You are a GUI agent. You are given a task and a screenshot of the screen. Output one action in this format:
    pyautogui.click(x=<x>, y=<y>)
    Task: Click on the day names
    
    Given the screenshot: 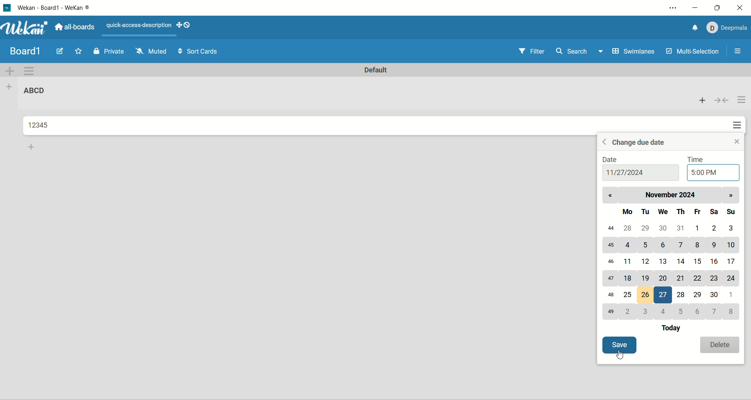 What is the action you would take?
    pyautogui.click(x=673, y=212)
    